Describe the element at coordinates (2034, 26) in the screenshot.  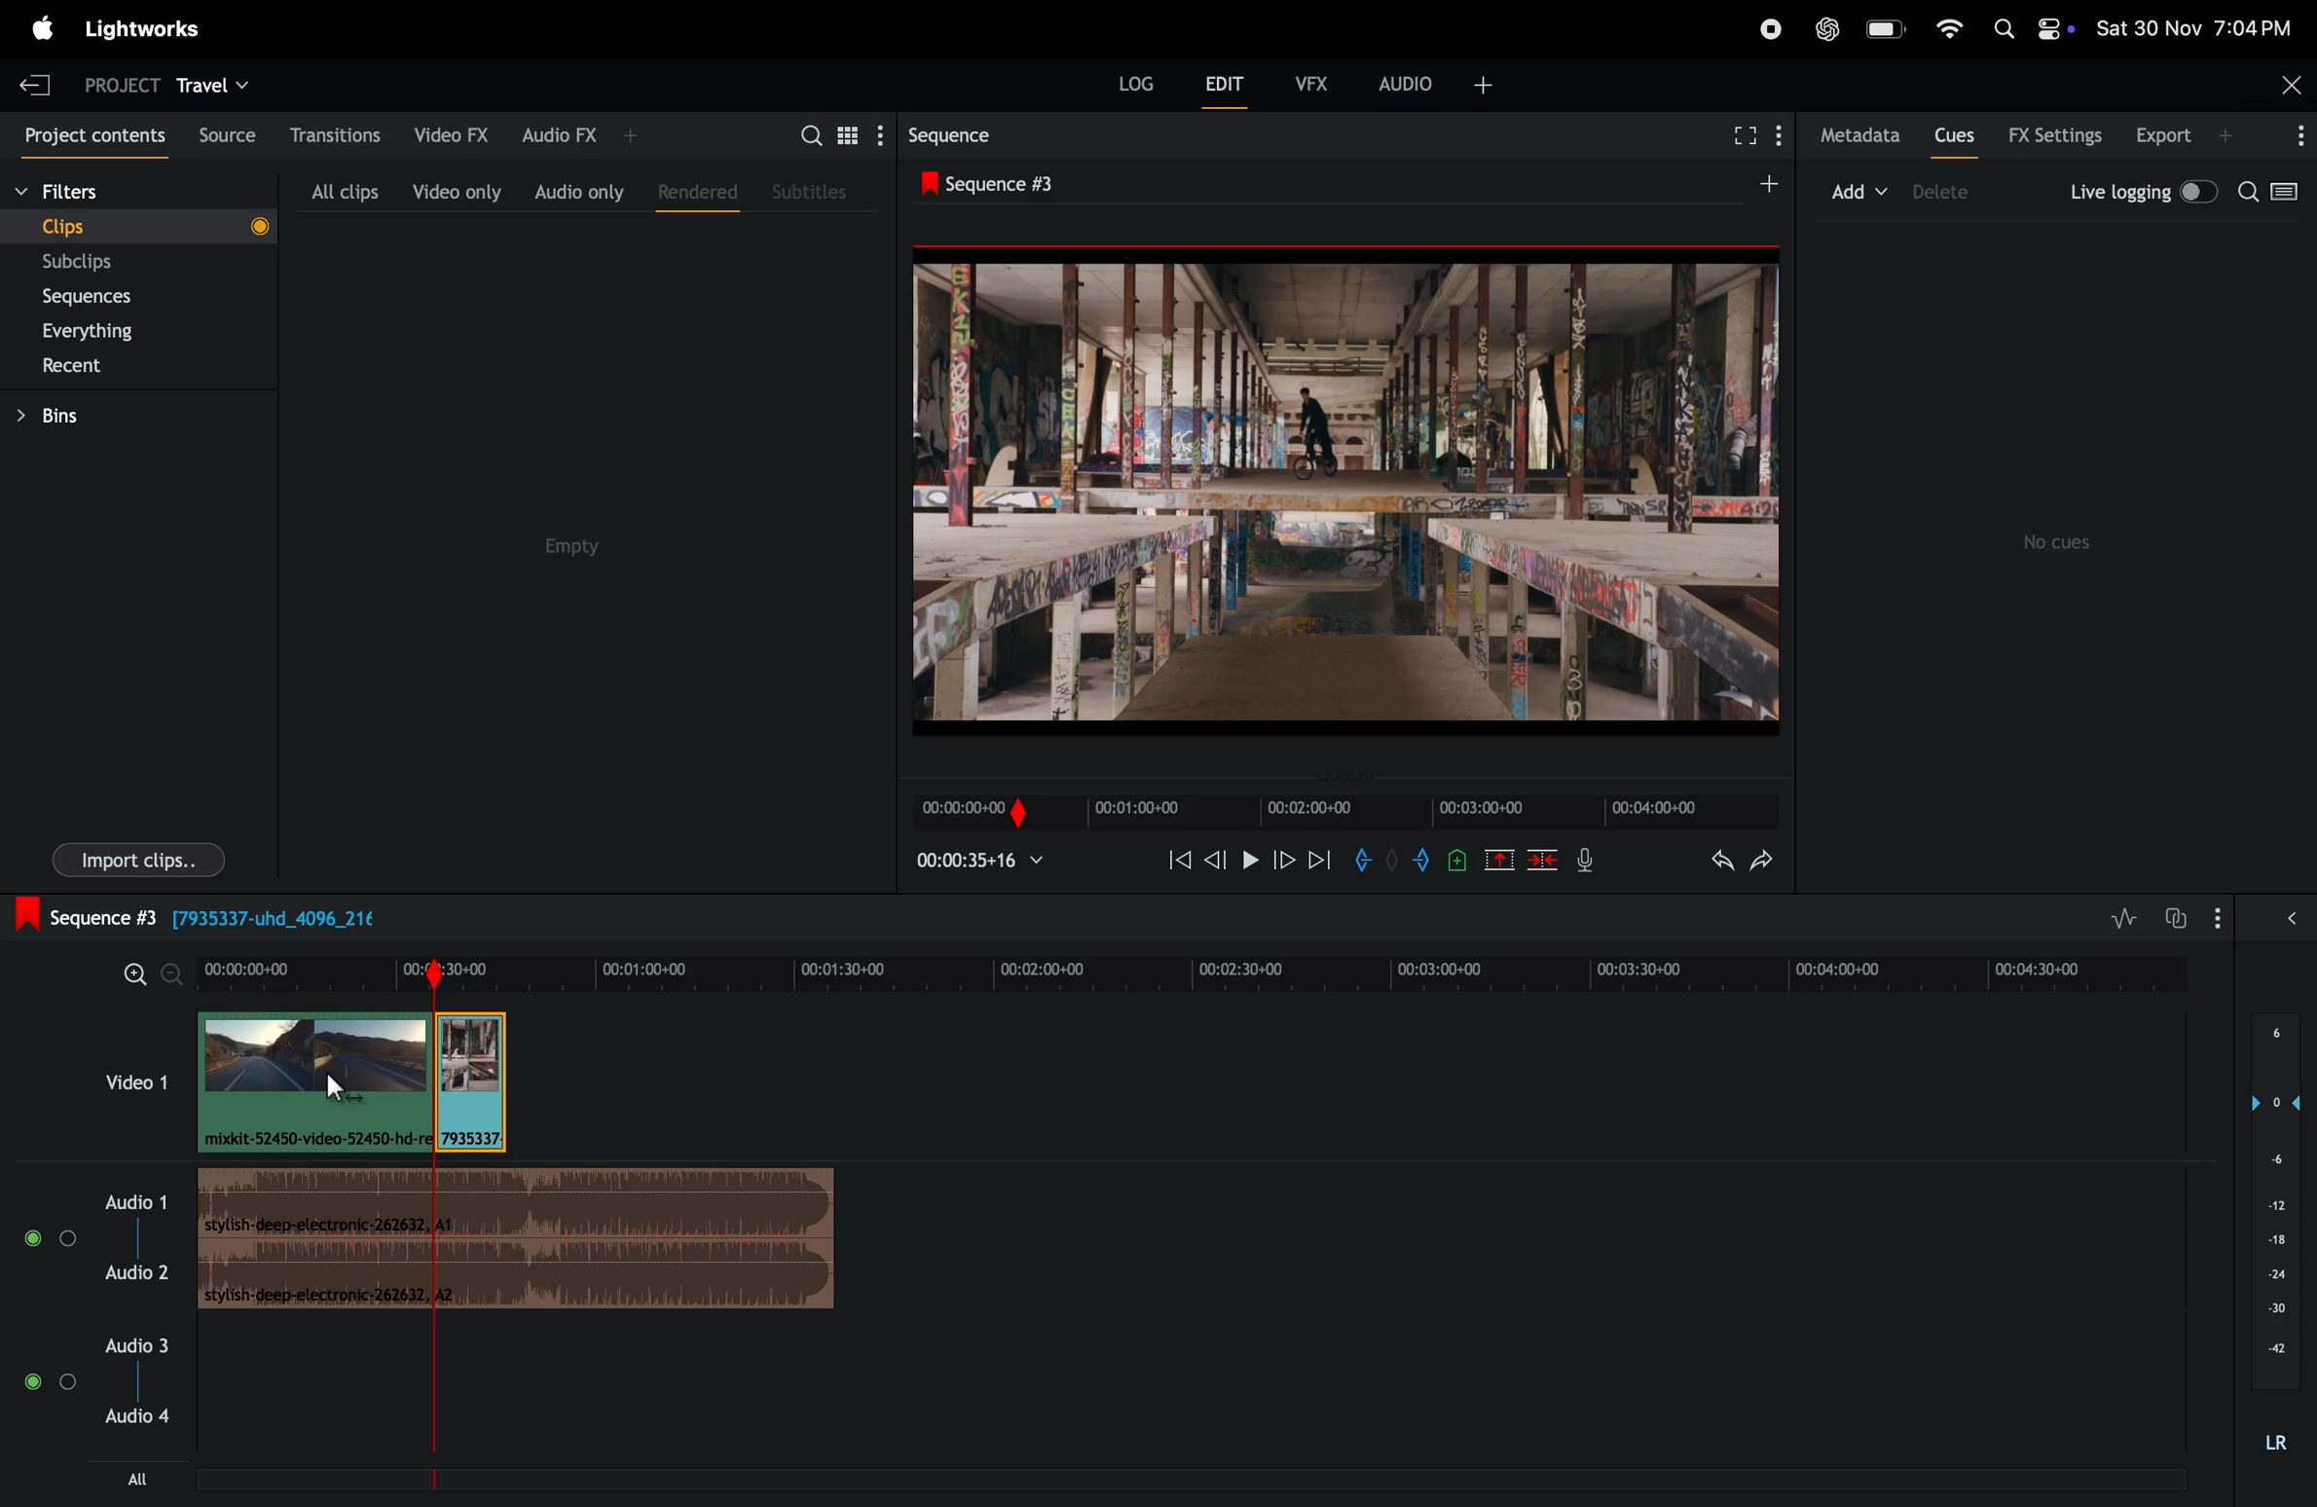
I see `apple widgets` at that location.